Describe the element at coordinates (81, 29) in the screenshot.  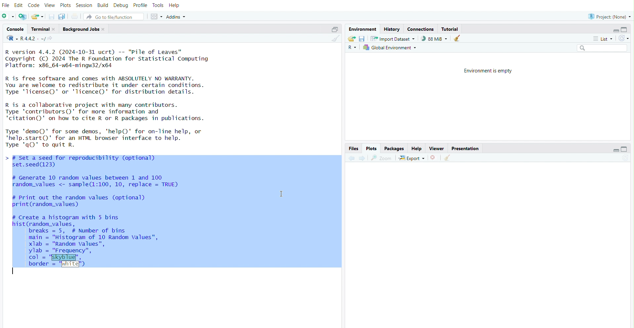
I see `background jobs` at that location.